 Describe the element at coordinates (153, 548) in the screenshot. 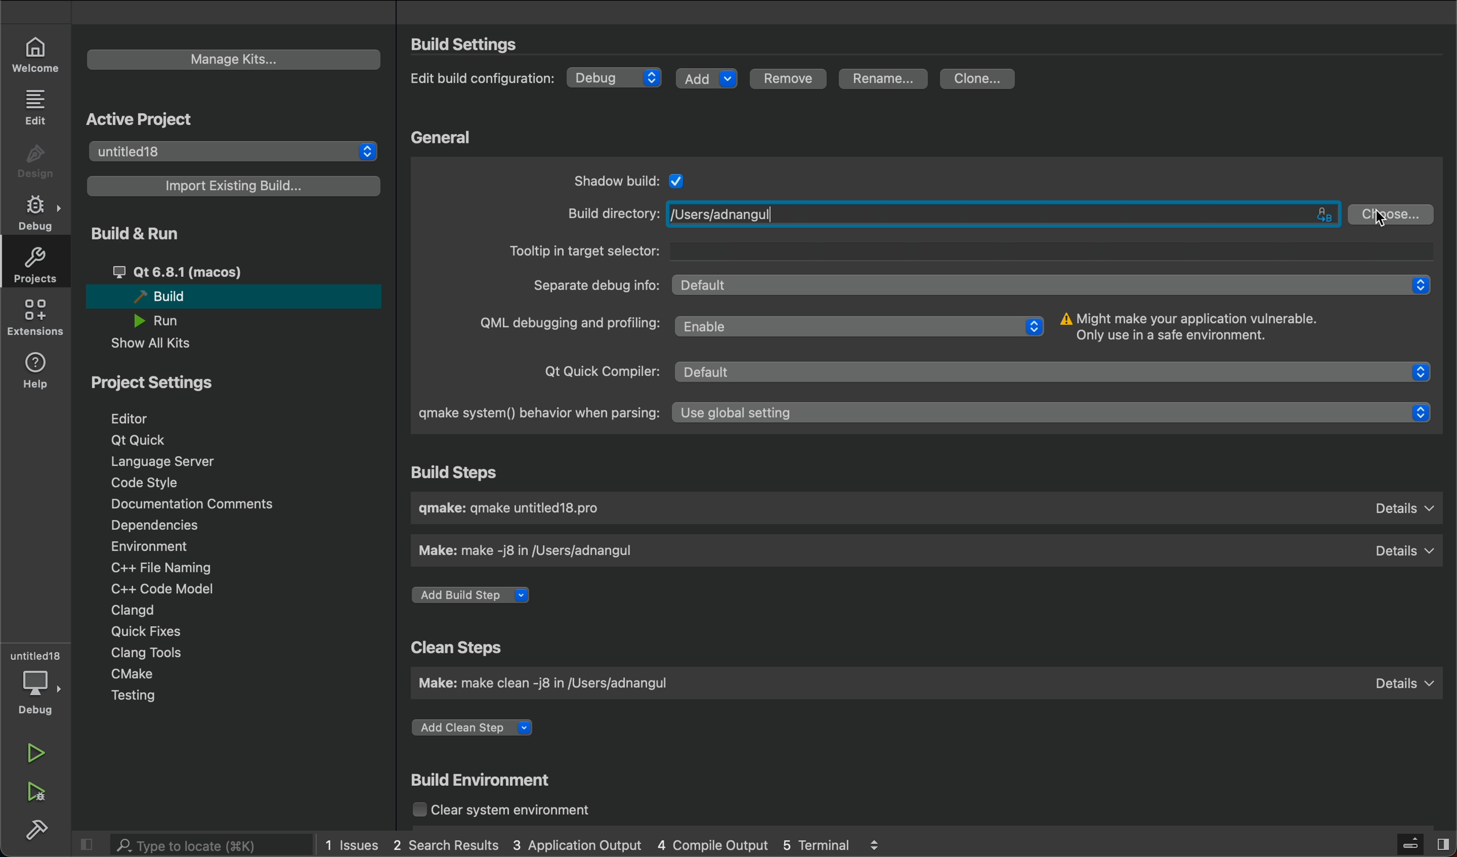

I see `environment` at that location.